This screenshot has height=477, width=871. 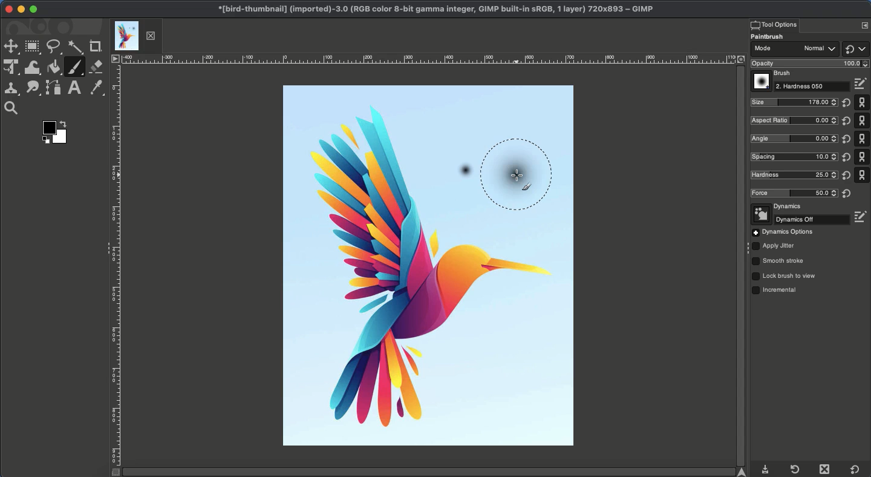 I want to click on Brush, so click(x=773, y=74).